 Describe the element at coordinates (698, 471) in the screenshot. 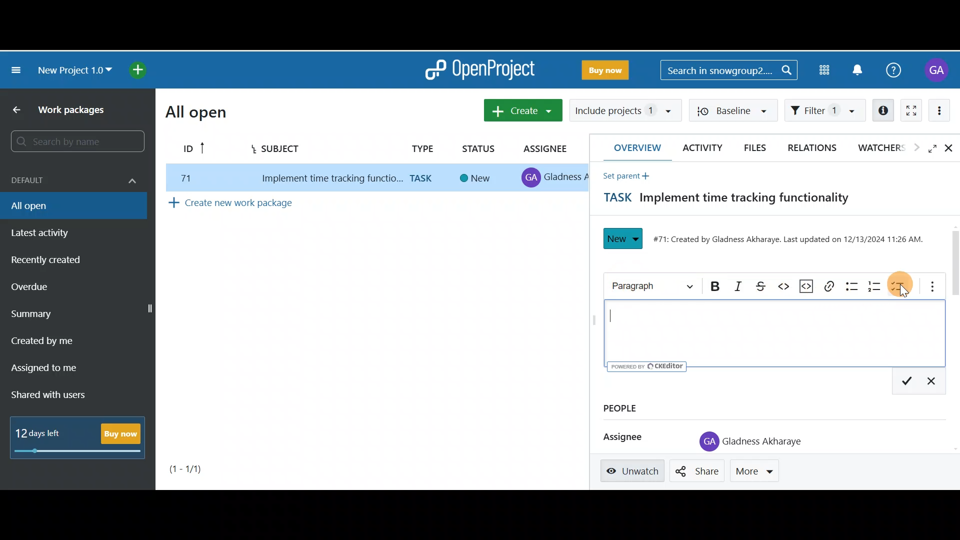

I see `Share` at that location.